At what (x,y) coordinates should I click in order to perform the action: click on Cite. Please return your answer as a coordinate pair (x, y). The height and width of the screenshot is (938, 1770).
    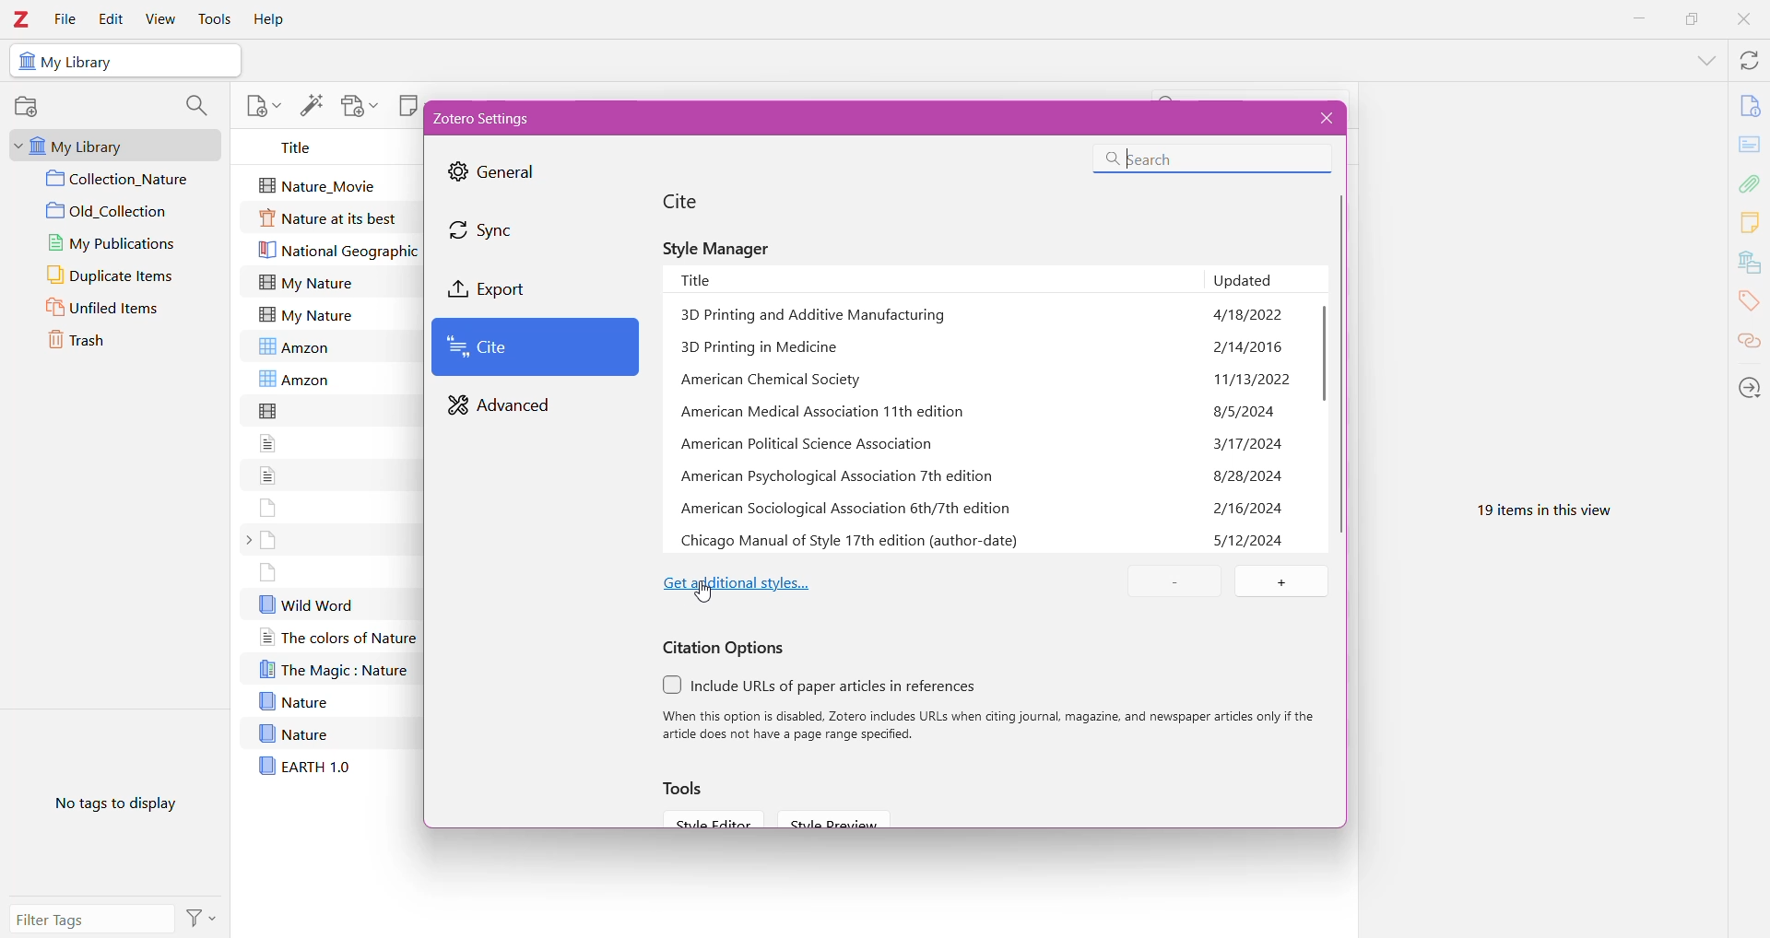
    Looking at the image, I should click on (694, 202).